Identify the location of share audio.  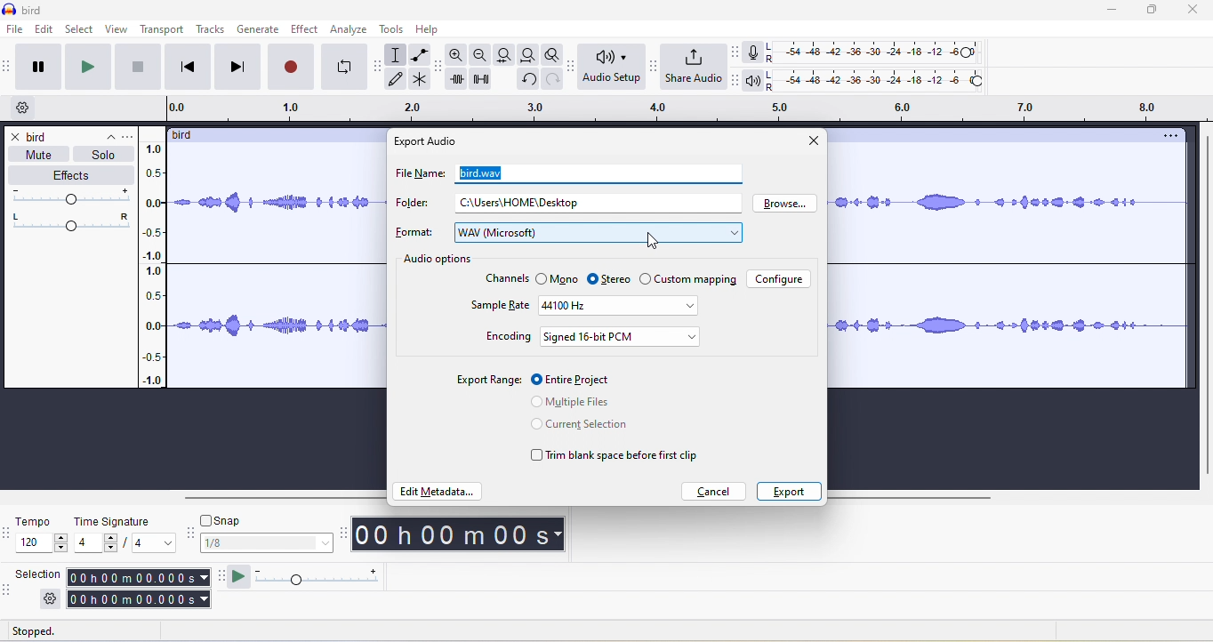
(692, 68).